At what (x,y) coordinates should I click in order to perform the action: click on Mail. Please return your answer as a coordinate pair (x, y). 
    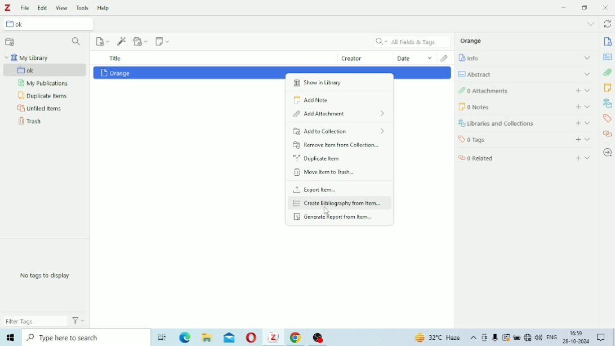
    Looking at the image, I should click on (229, 338).